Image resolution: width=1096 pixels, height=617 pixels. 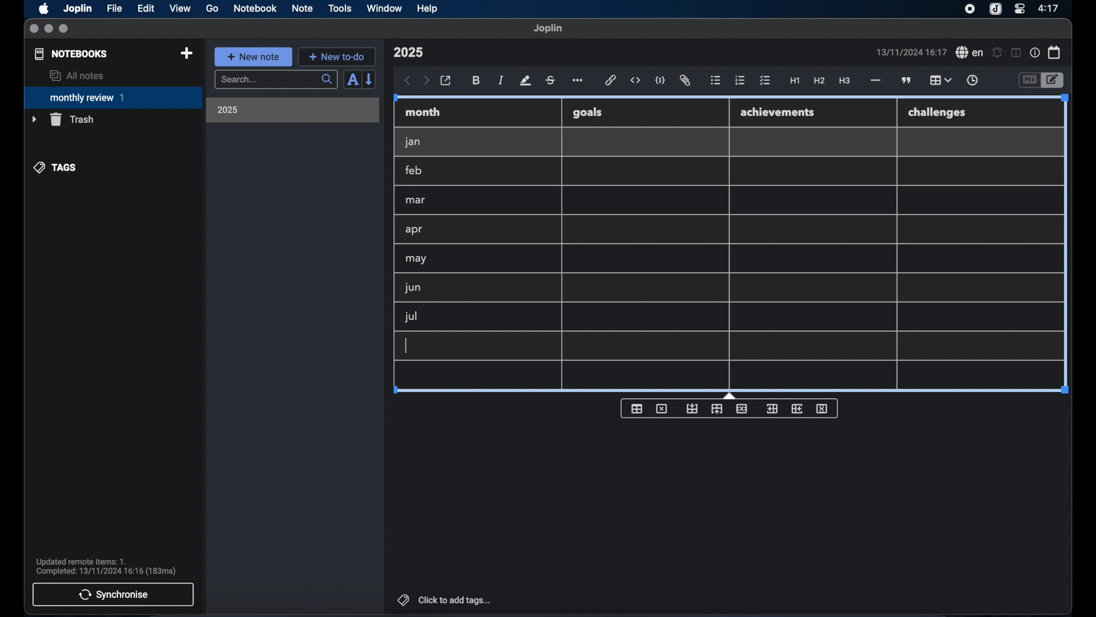 What do you see at coordinates (76, 75) in the screenshot?
I see `all notes` at bounding box center [76, 75].